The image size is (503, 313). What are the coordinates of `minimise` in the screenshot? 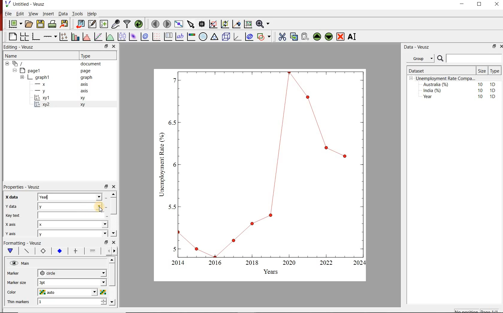 It's located at (106, 186).